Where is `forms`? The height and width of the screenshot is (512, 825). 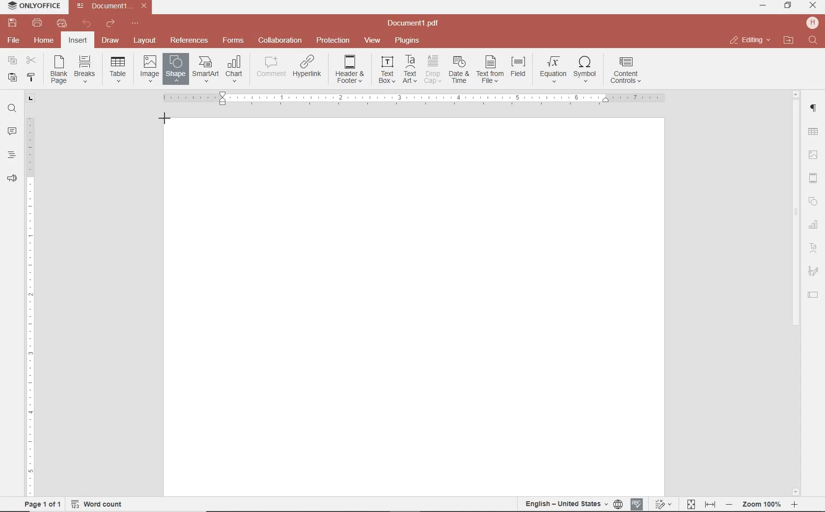 forms is located at coordinates (233, 40).